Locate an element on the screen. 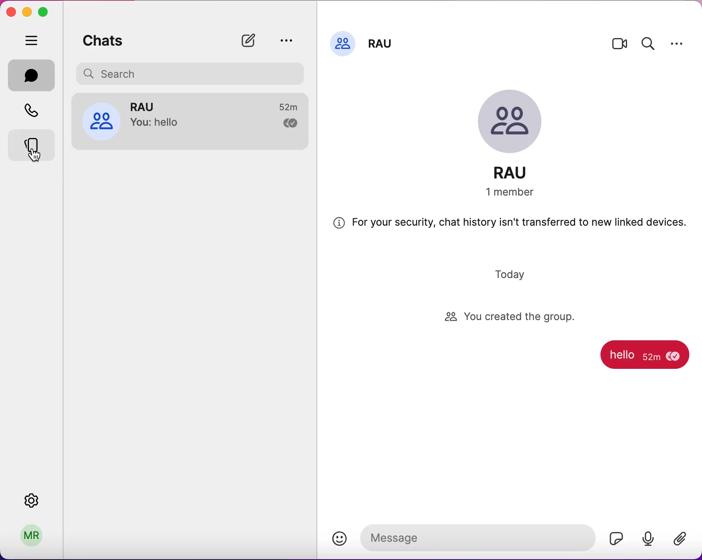 This screenshot has width=702, height=560. profile picture is located at coordinates (97, 122).